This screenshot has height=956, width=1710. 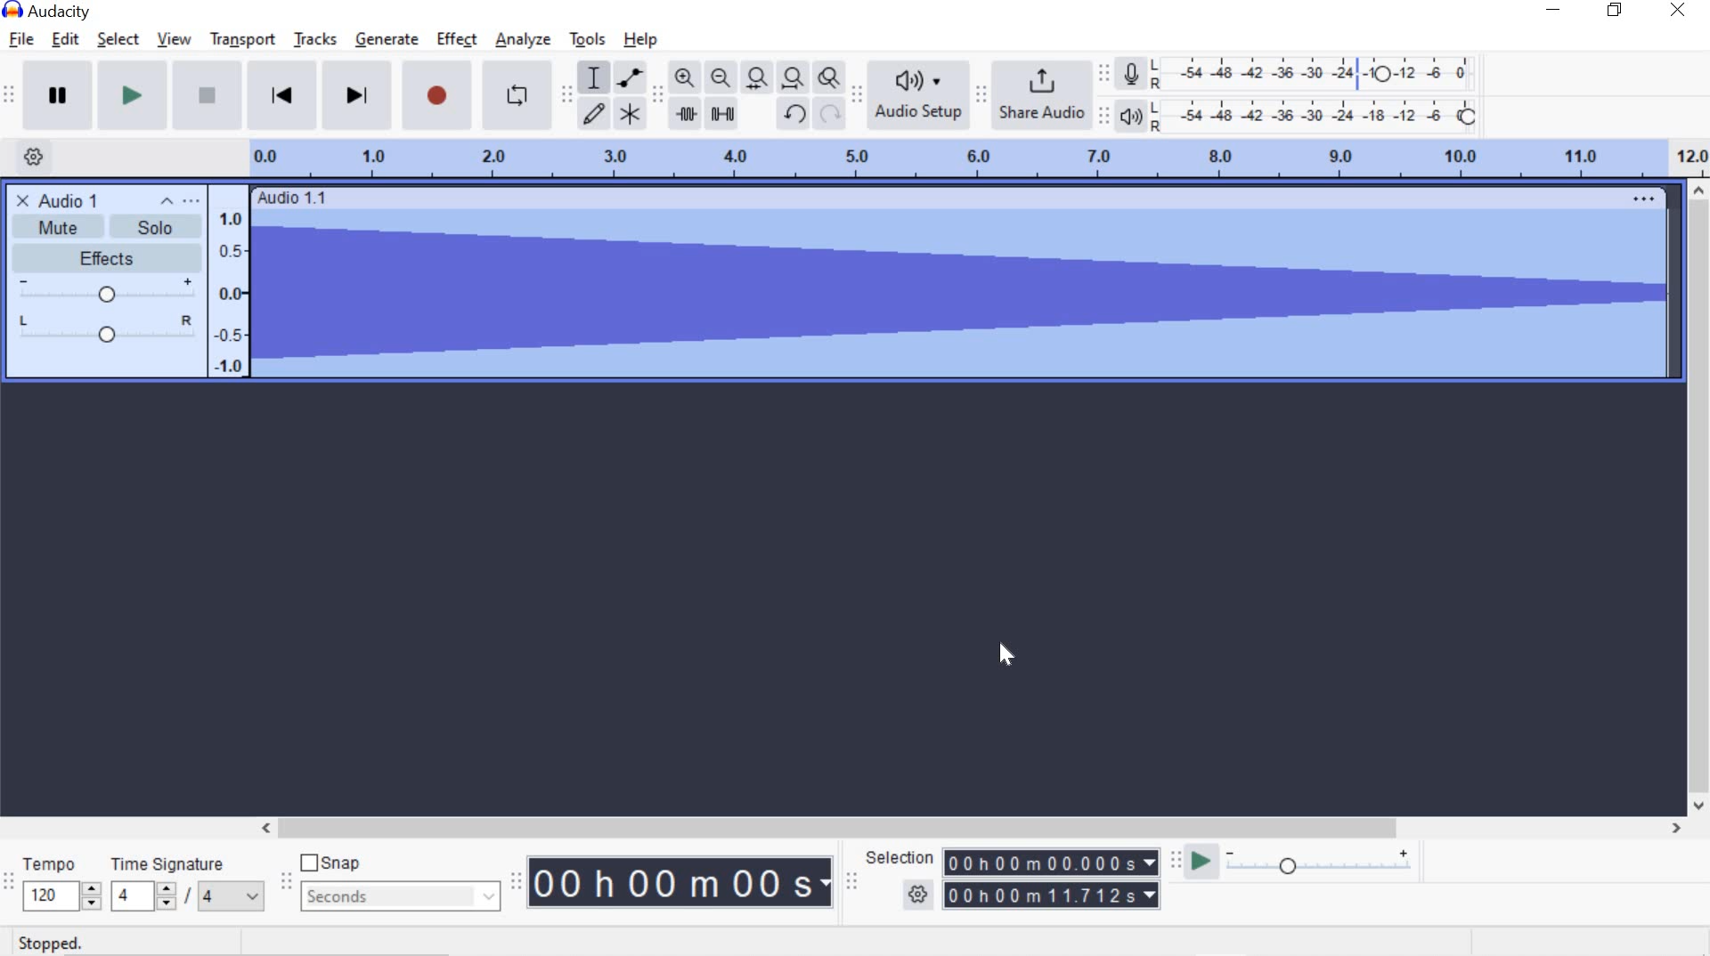 I want to click on file, so click(x=20, y=40).